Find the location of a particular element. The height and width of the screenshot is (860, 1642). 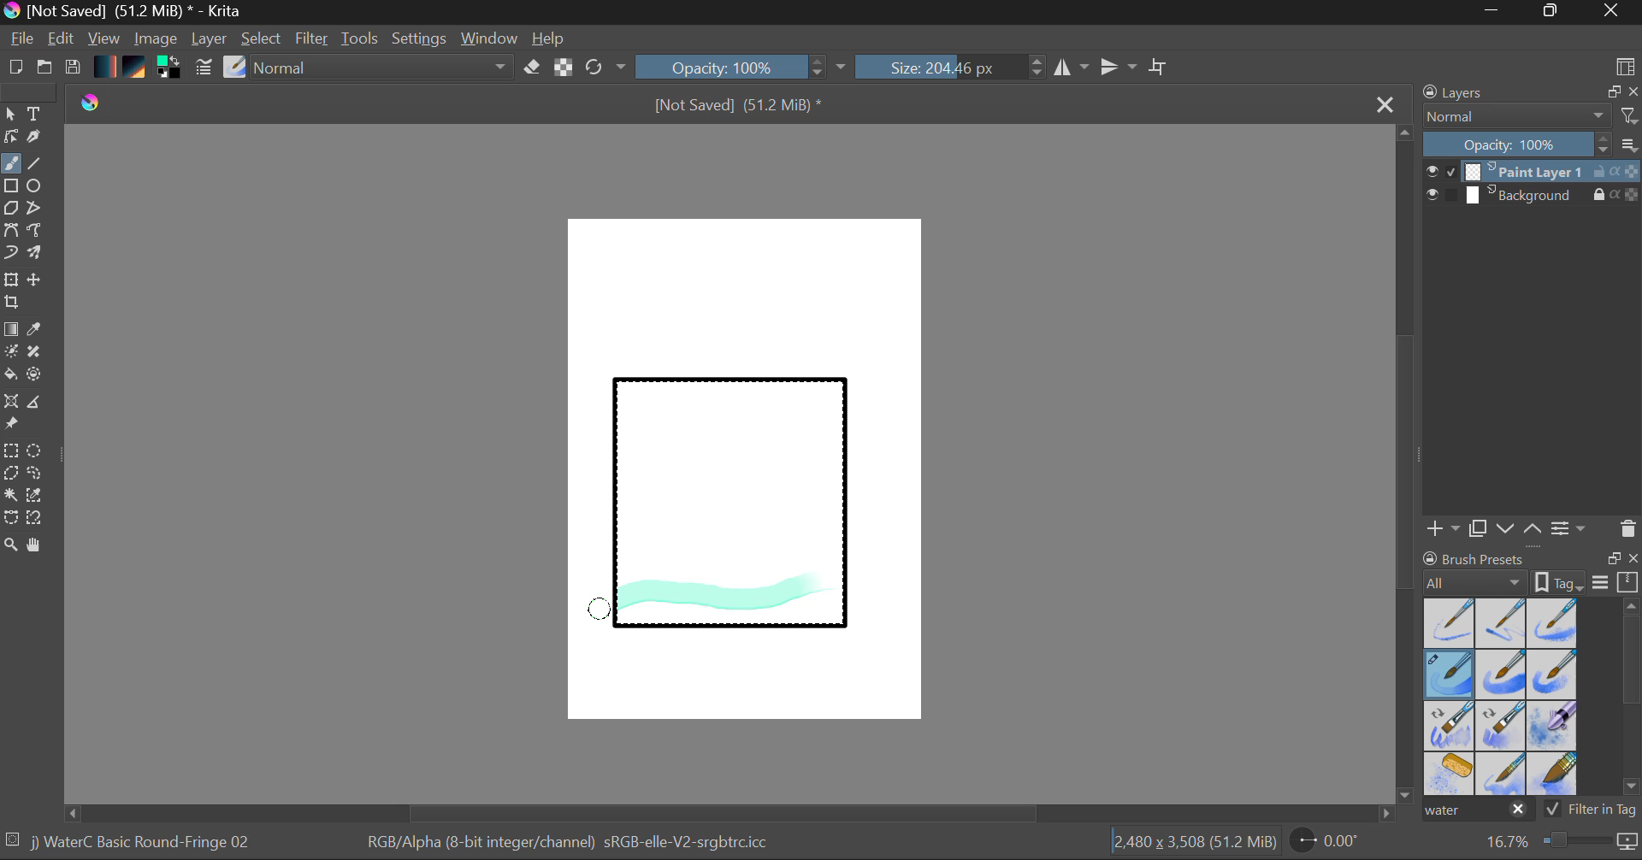

Smart Assistant is located at coordinates (10, 403).